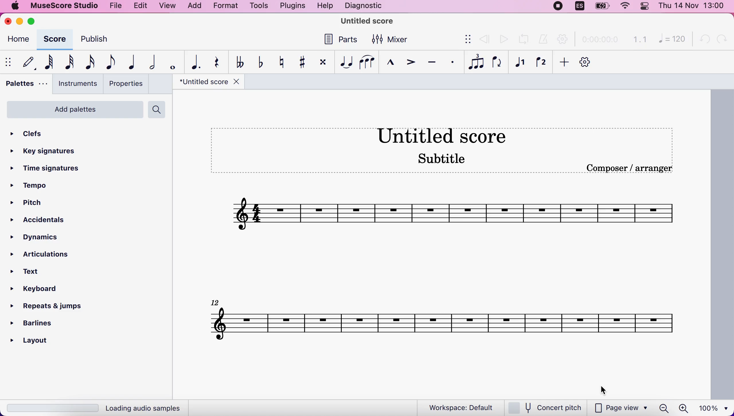 This screenshot has height=416, width=734. Describe the element at coordinates (683, 408) in the screenshot. I see `zoom in` at that location.